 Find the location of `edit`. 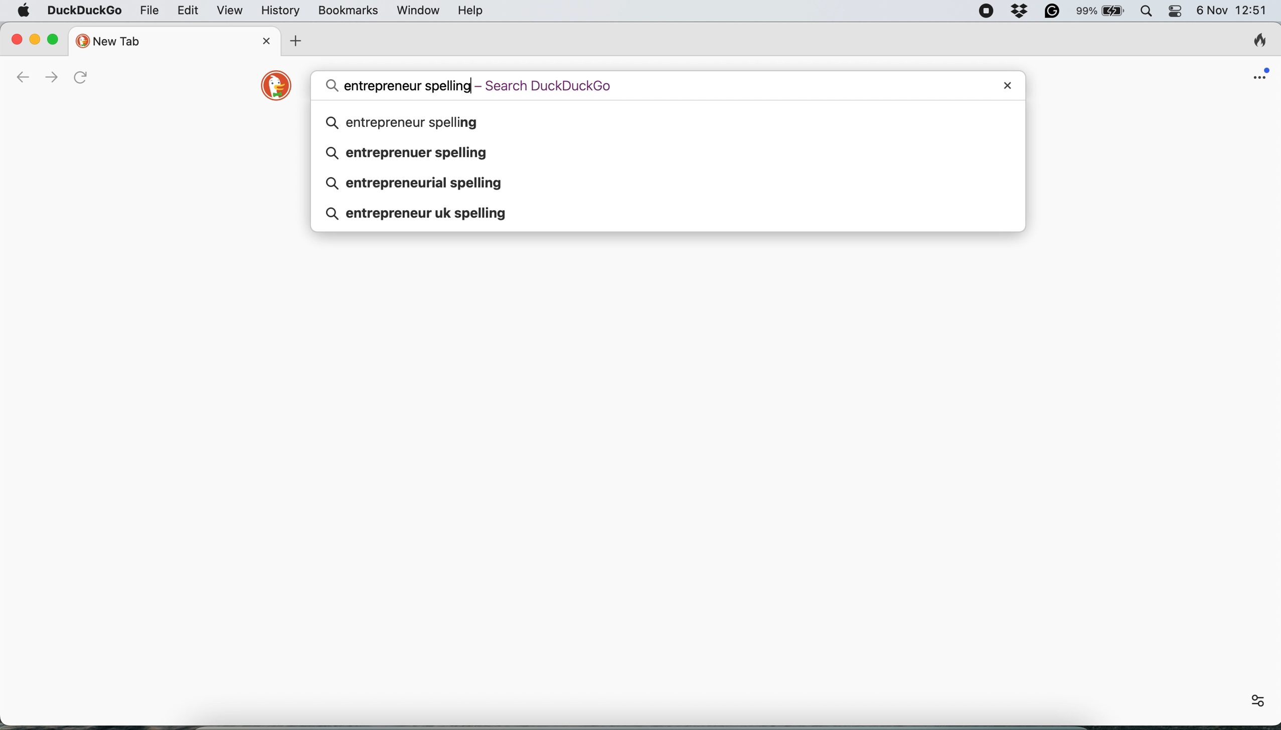

edit is located at coordinates (187, 13).